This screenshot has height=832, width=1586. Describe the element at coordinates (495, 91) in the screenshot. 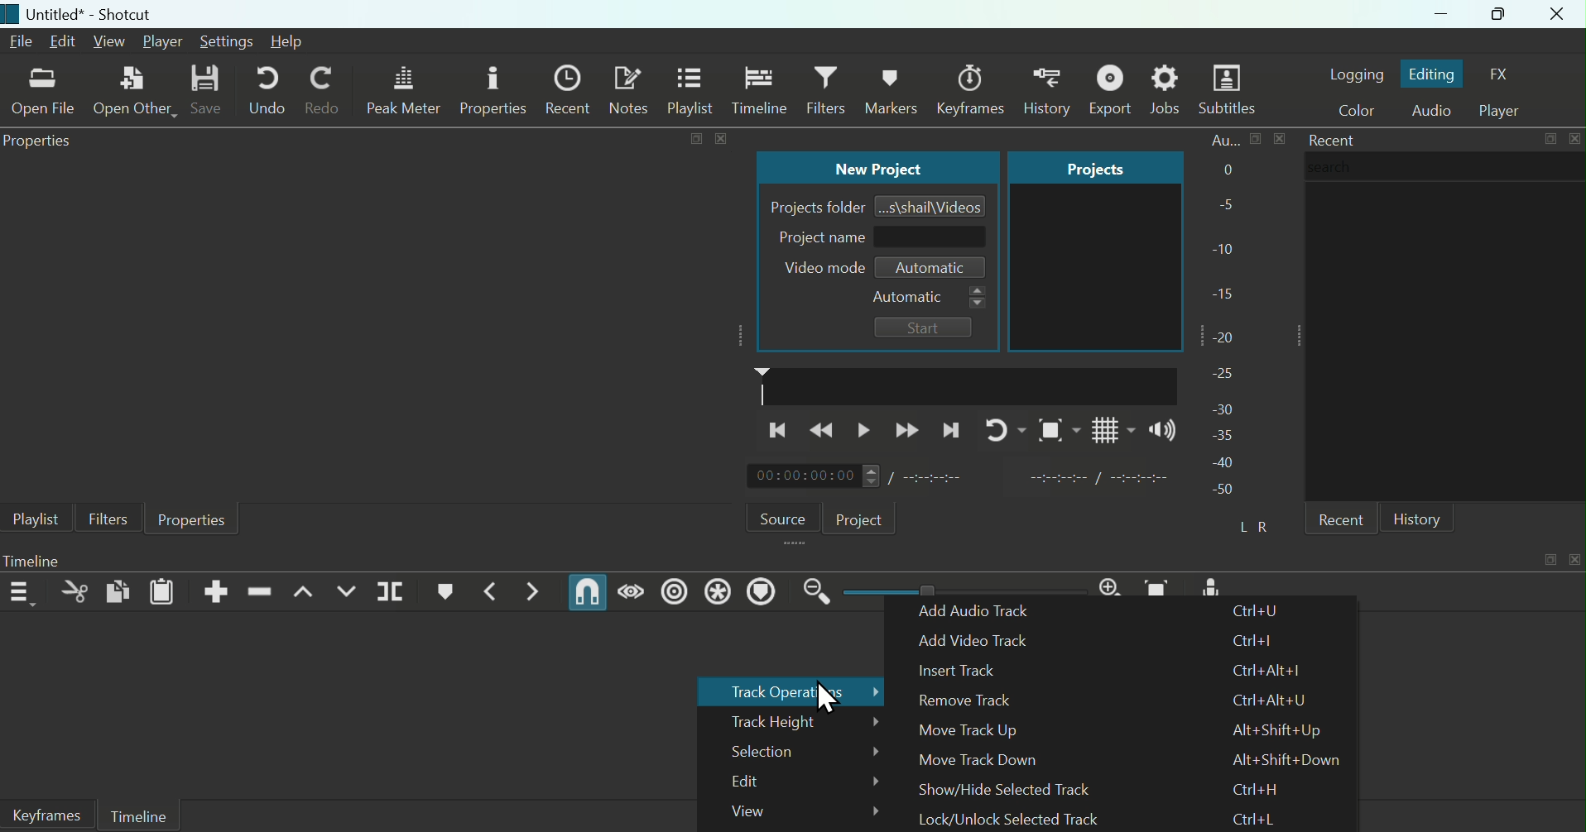

I see `Properties` at that location.